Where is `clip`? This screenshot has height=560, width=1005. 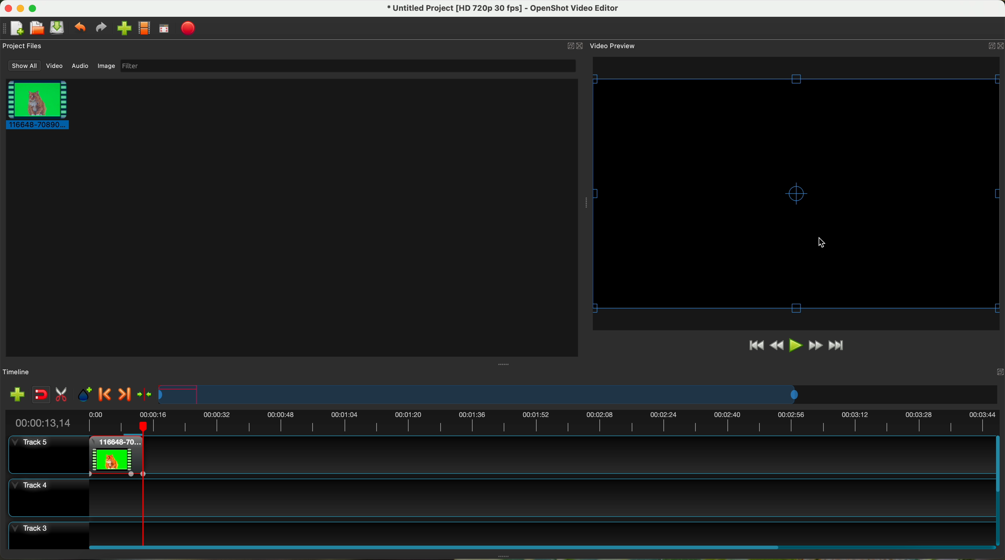 clip is located at coordinates (114, 453).